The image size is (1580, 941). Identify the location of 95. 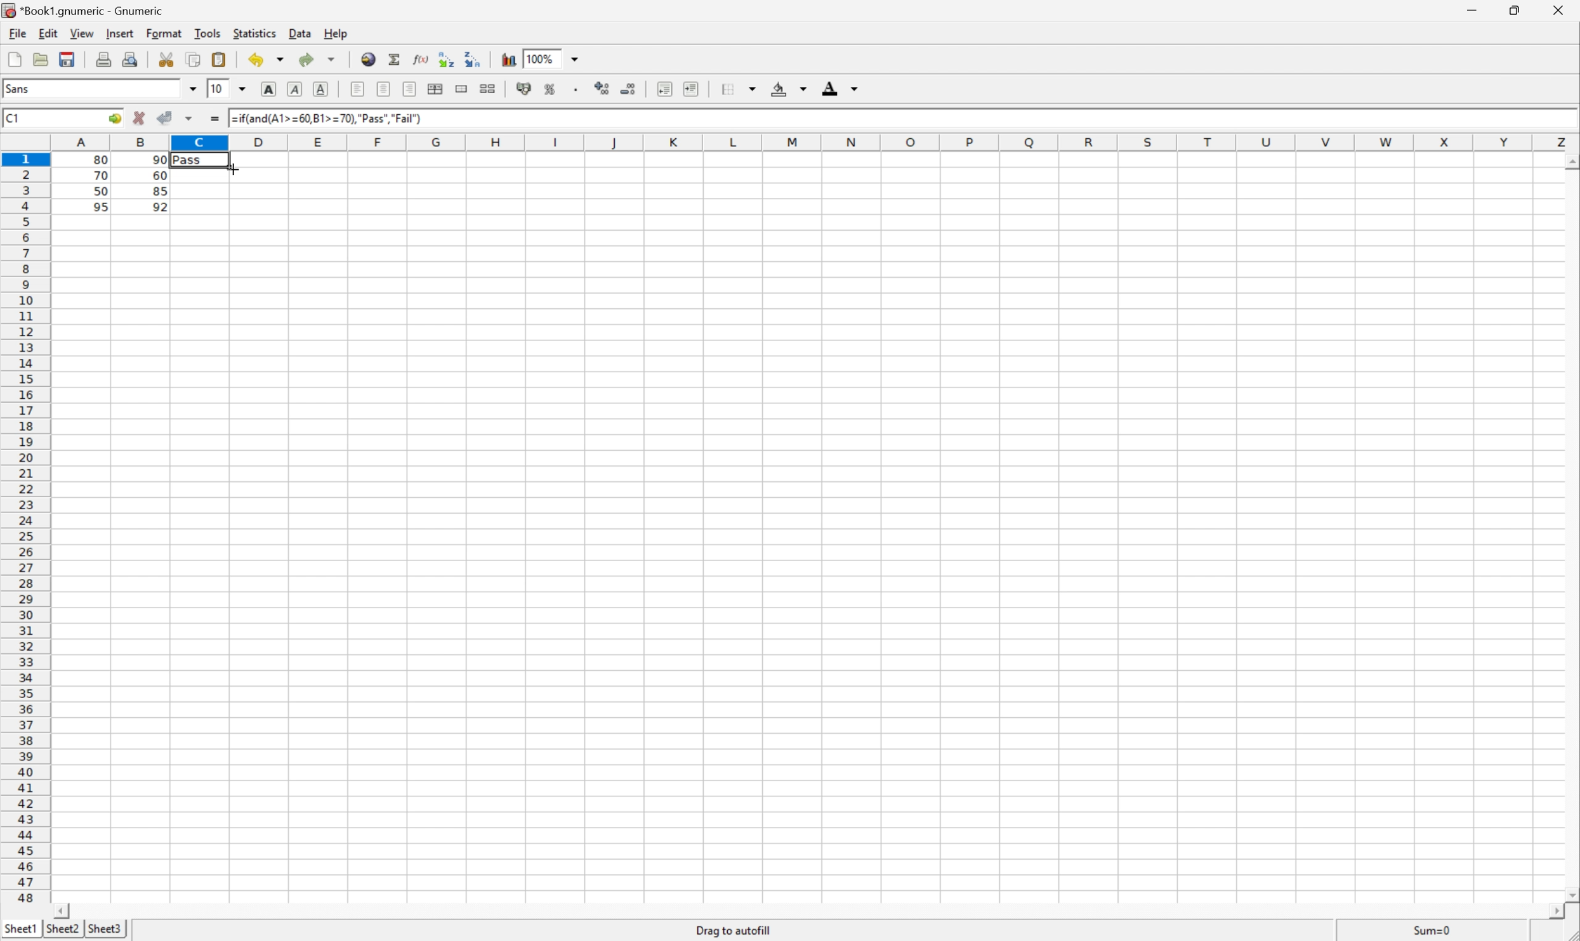
(100, 207).